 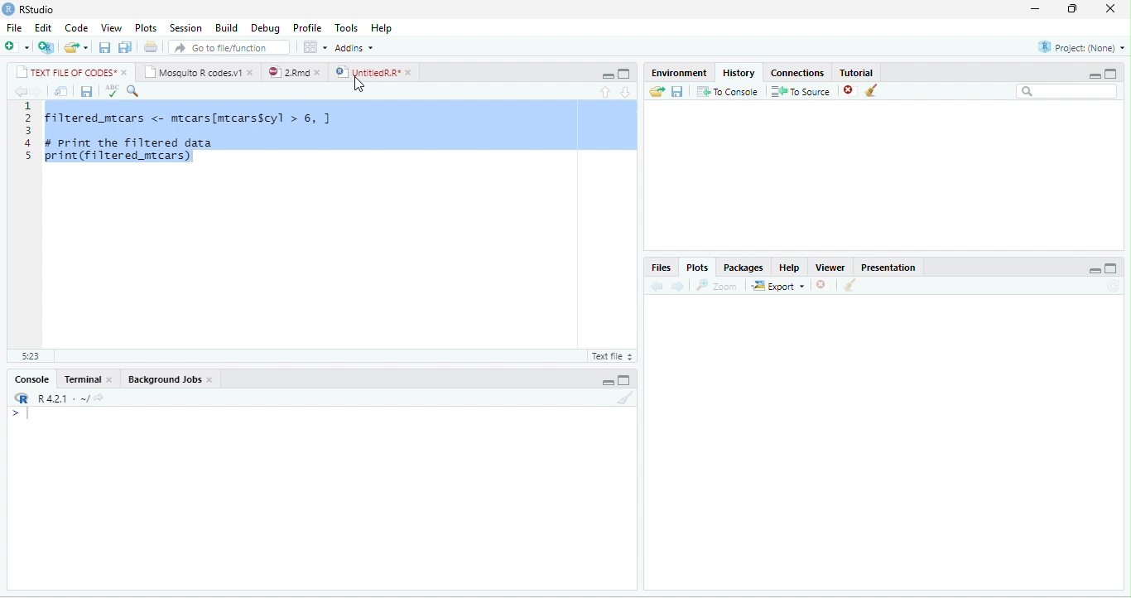 What do you see at coordinates (17, 46) in the screenshot?
I see `new file` at bounding box center [17, 46].